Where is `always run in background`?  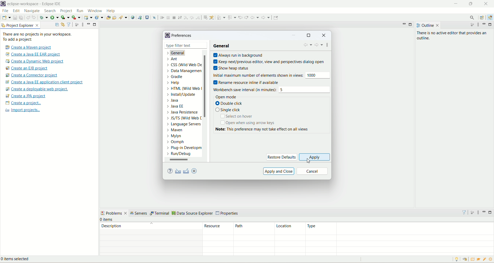
always run in background is located at coordinates (240, 55).